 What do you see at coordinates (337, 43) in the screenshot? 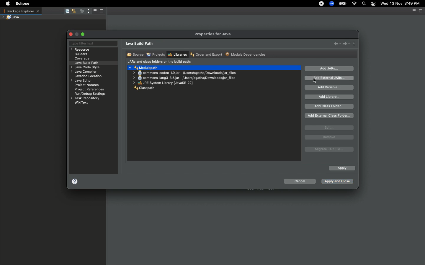
I see `Back` at bounding box center [337, 43].